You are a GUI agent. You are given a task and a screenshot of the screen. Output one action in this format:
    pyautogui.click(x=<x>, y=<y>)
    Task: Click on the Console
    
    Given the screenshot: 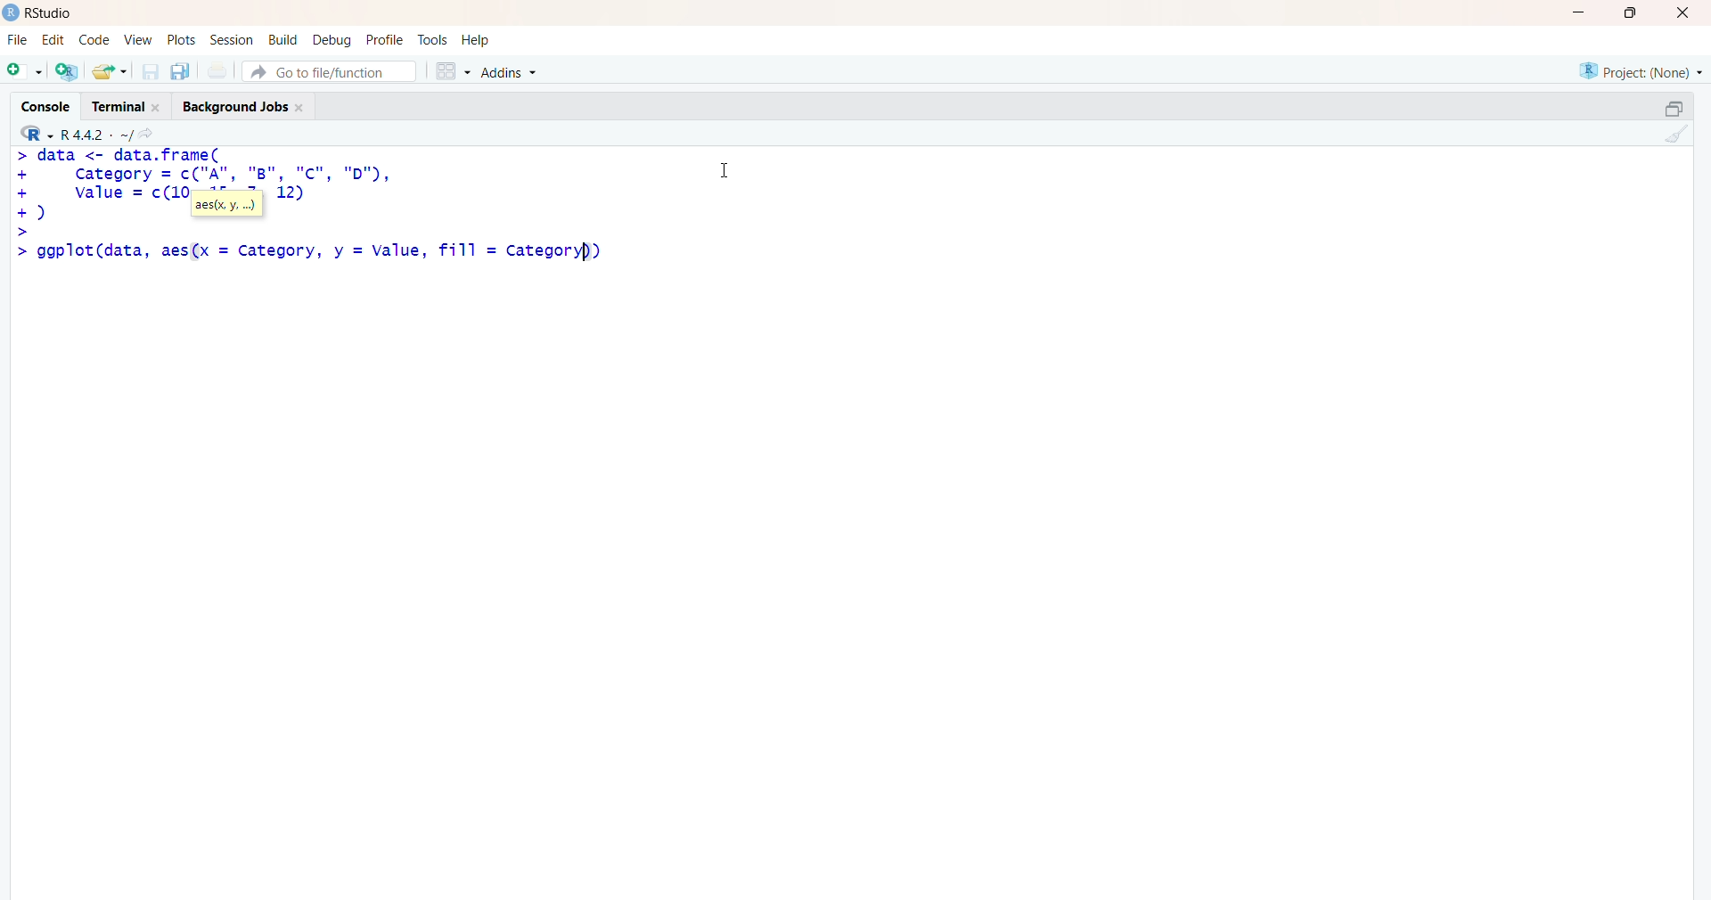 What is the action you would take?
    pyautogui.click(x=50, y=104)
    